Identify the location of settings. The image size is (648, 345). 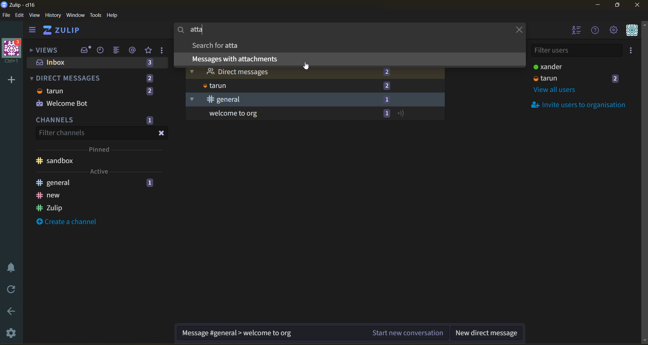
(13, 332).